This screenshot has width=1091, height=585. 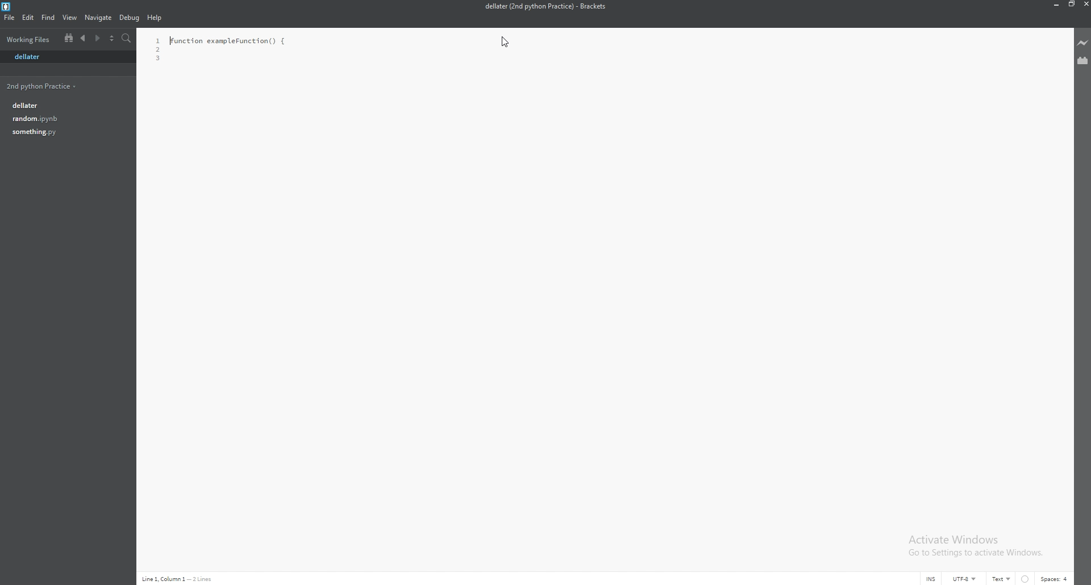 What do you see at coordinates (48, 18) in the screenshot?
I see `find` at bounding box center [48, 18].